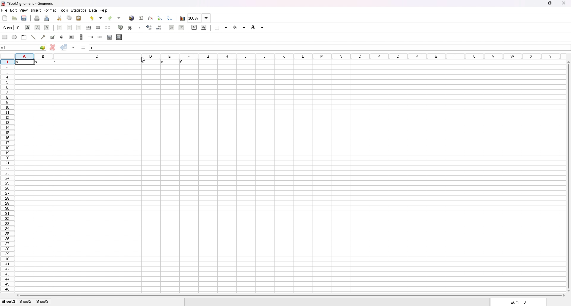 The image size is (571, 306). I want to click on print preview, so click(46, 18).